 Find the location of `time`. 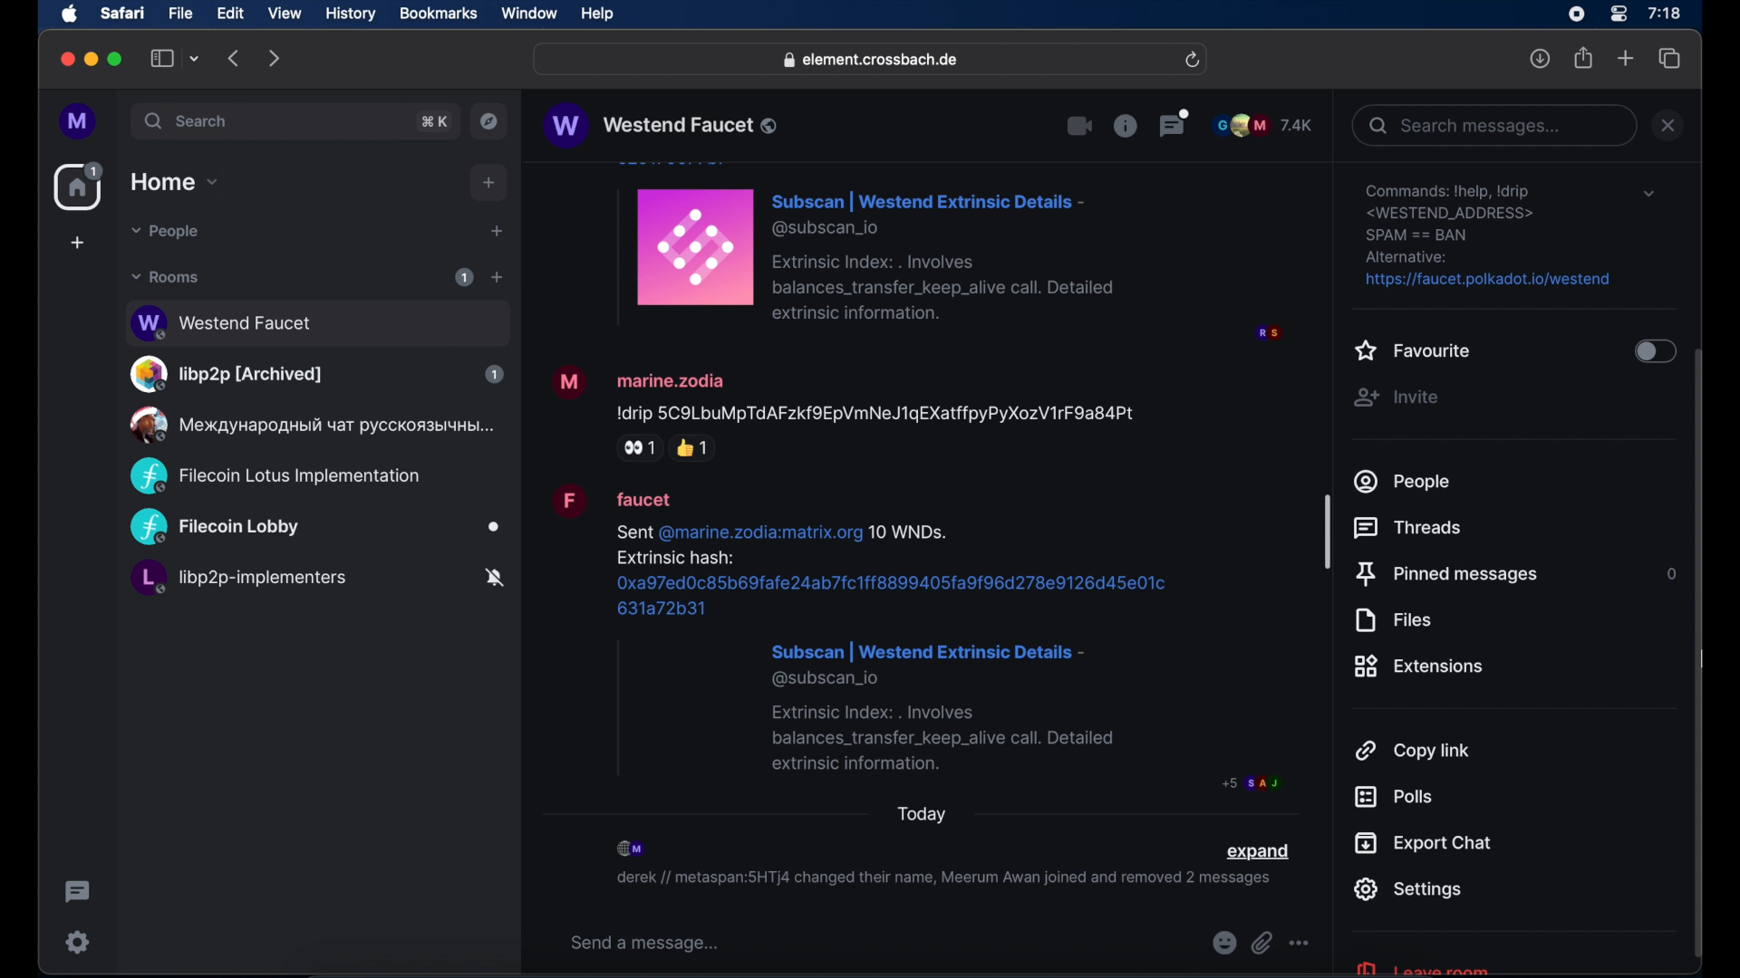

time is located at coordinates (1664, 13).